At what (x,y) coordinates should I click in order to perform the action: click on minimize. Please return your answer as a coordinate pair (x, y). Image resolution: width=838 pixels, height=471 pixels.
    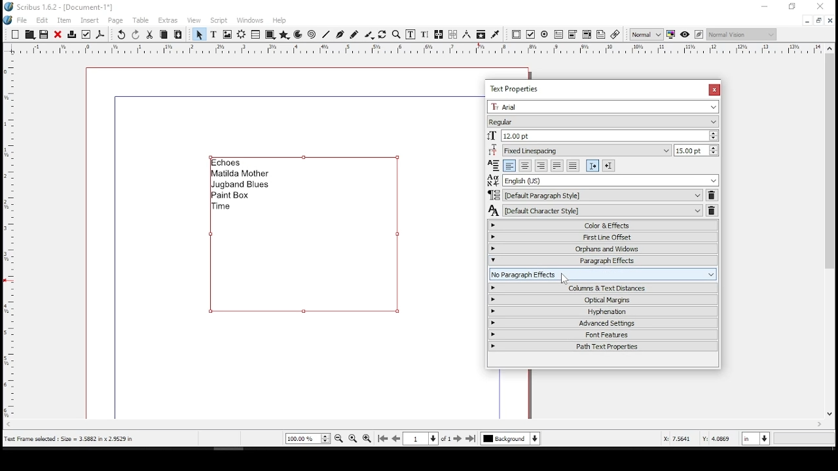
    Looking at the image, I should click on (765, 7).